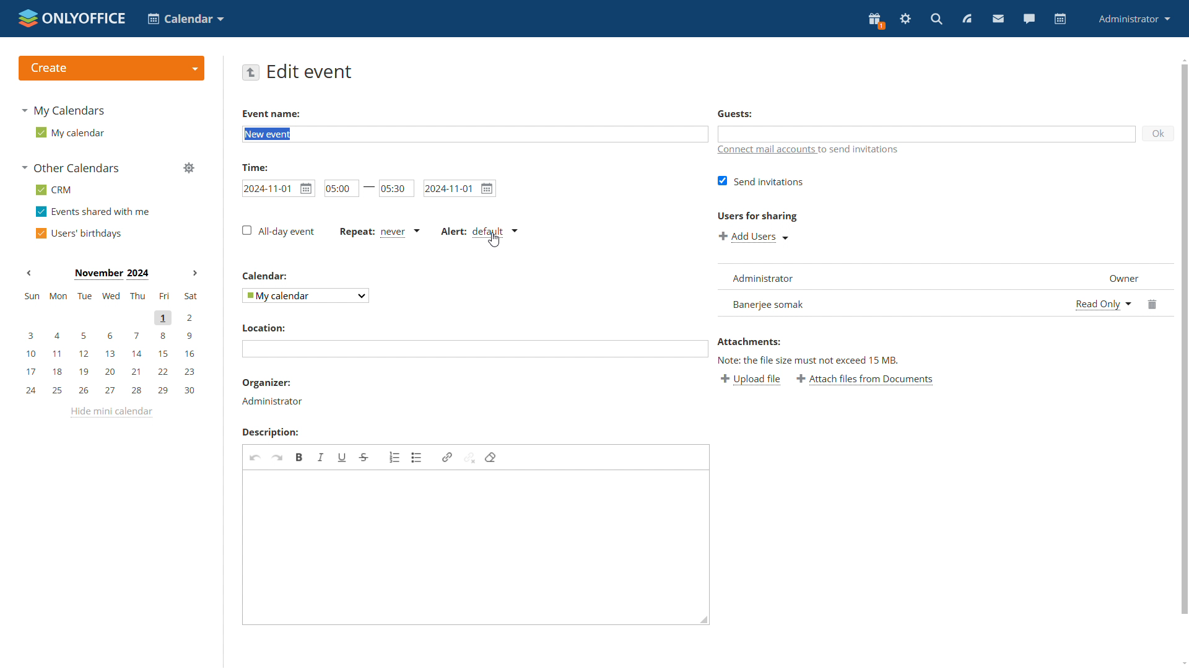 Image resolution: width=1189 pixels, height=669 pixels. What do you see at coordinates (71, 168) in the screenshot?
I see `other calendars` at bounding box center [71, 168].